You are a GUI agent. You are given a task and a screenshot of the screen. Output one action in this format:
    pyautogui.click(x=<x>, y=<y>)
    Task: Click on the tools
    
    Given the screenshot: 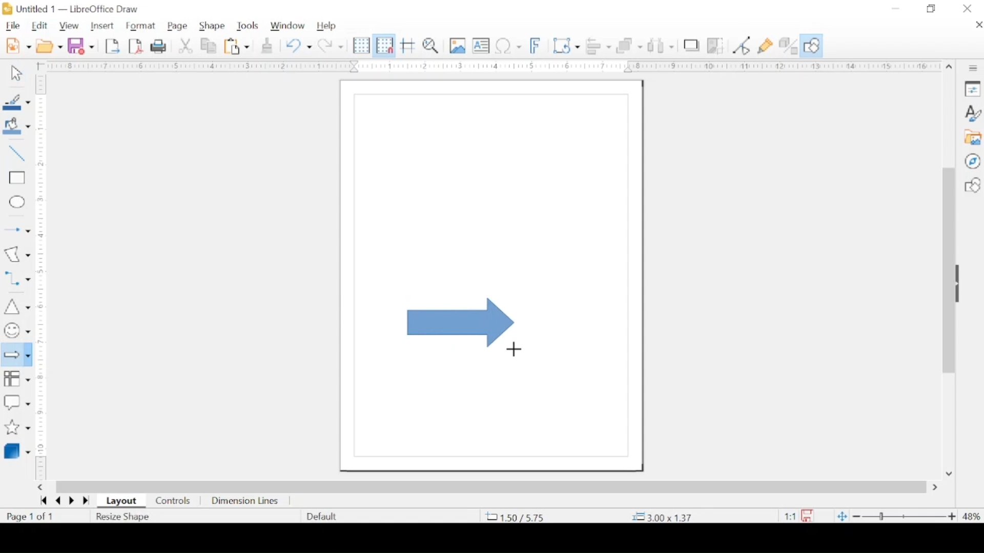 What is the action you would take?
    pyautogui.click(x=249, y=25)
    